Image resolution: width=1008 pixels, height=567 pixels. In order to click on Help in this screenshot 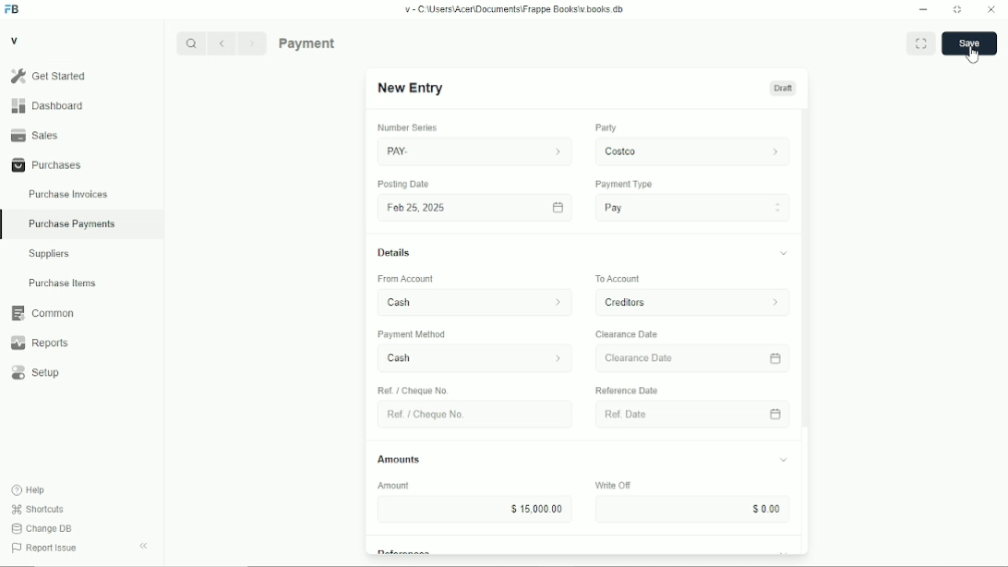, I will do `click(29, 490)`.